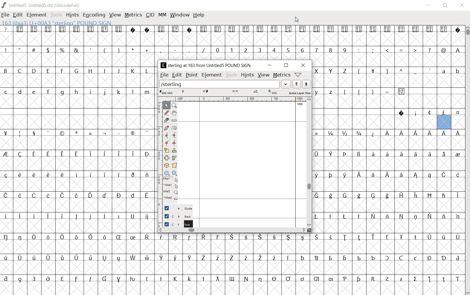  What do you see at coordinates (62, 71) in the screenshot?
I see `F` at bounding box center [62, 71].